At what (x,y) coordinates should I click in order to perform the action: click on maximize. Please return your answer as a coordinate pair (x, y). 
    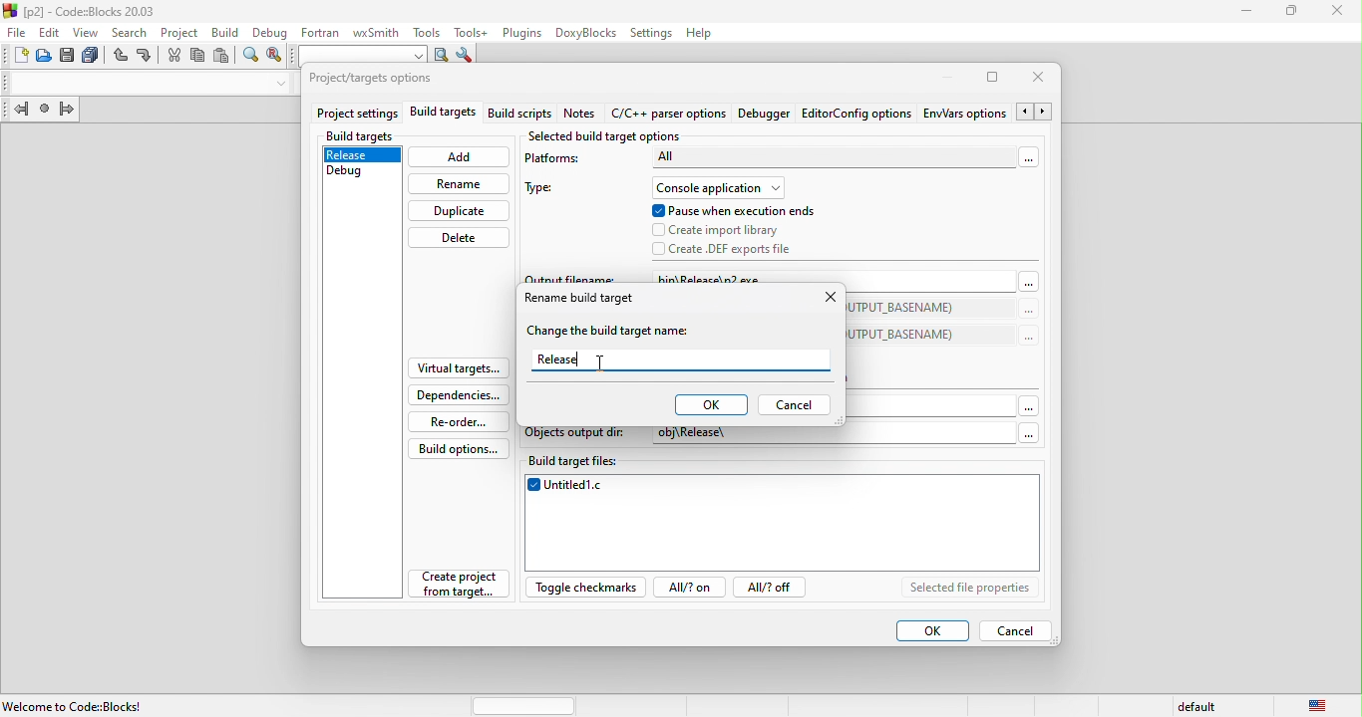
    Looking at the image, I should click on (993, 81).